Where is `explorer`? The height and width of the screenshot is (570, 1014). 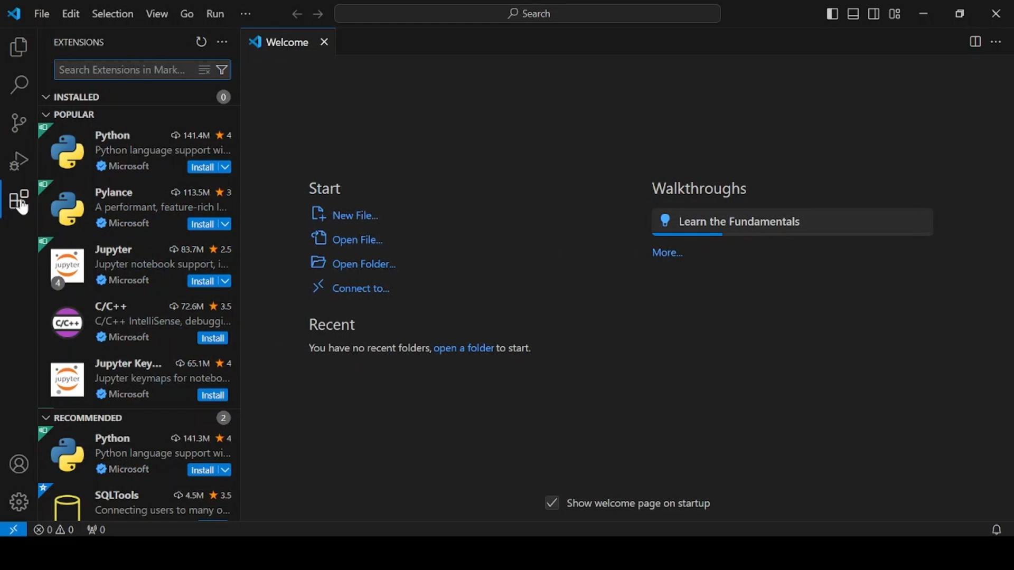 explorer is located at coordinates (18, 47).